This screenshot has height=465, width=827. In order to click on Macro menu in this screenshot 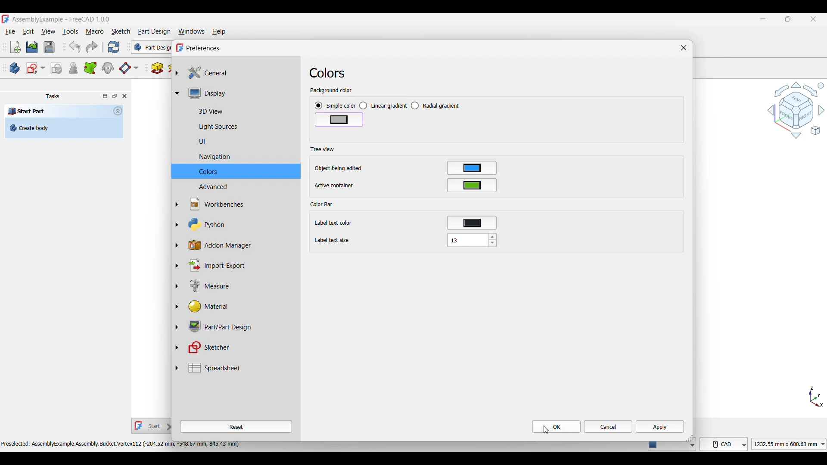, I will do `click(95, 32)`.